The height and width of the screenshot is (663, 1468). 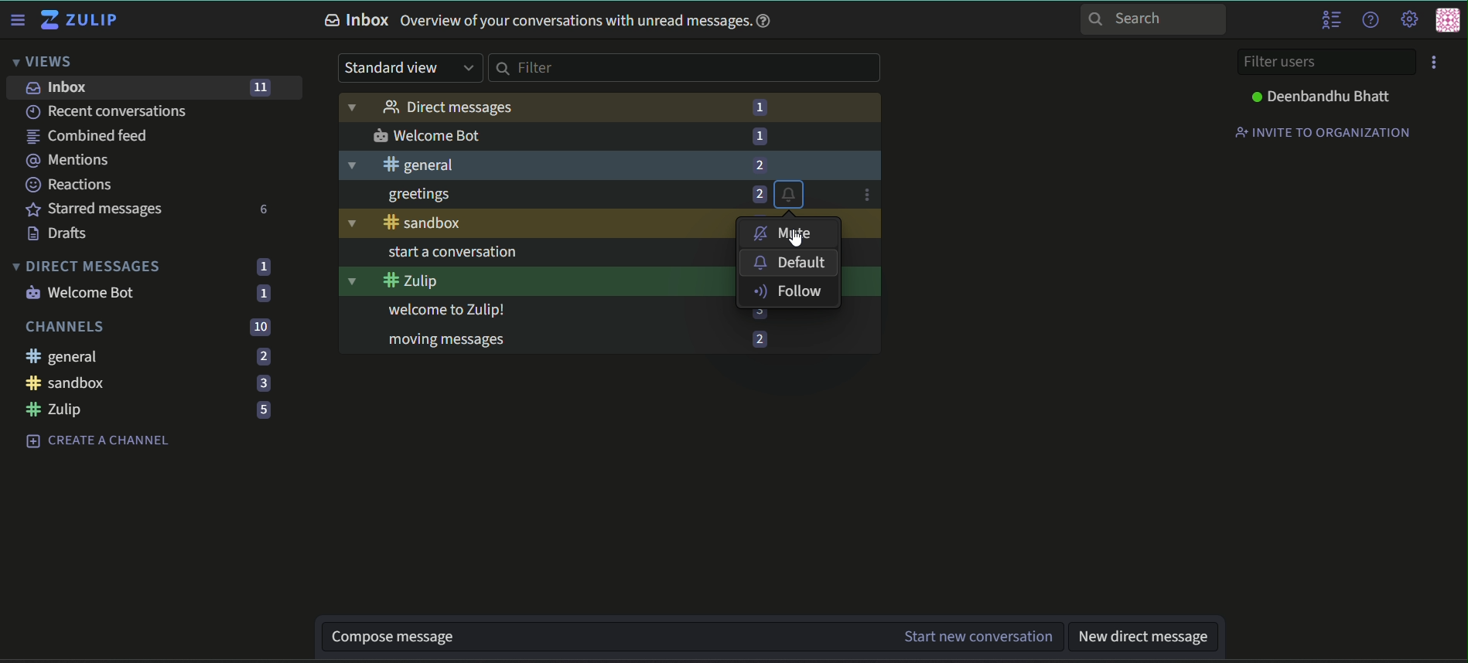 I want to click on Zulip, so click(x=80, y=19).